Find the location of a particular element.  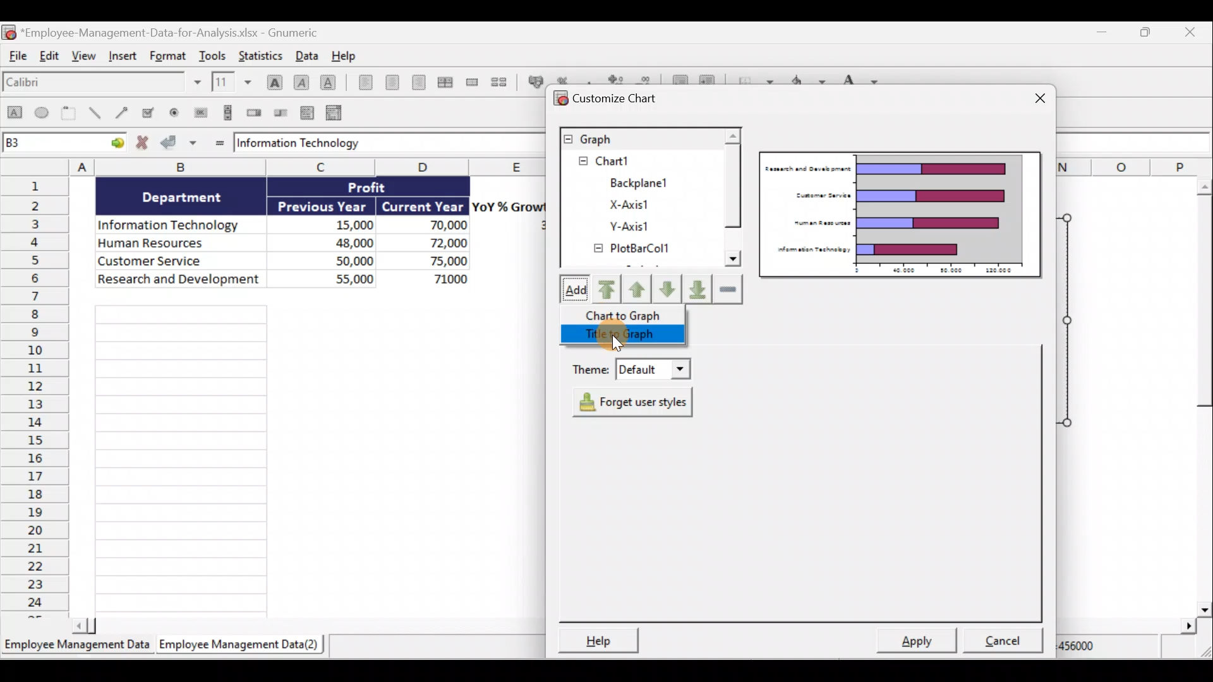

View is located at coordinates (84, 56).